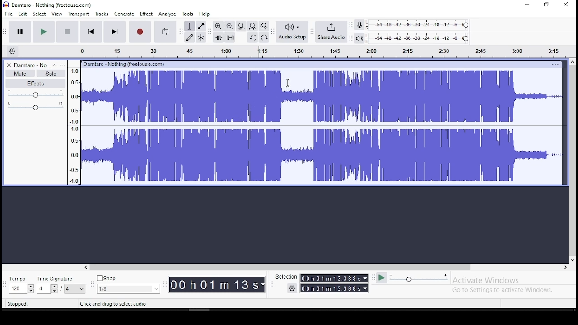 The height and width of the screenshot is (325, 578). Describe the element at coordinates (219, 37) in the screenshot. I see `trim audio outside selection` at that location.